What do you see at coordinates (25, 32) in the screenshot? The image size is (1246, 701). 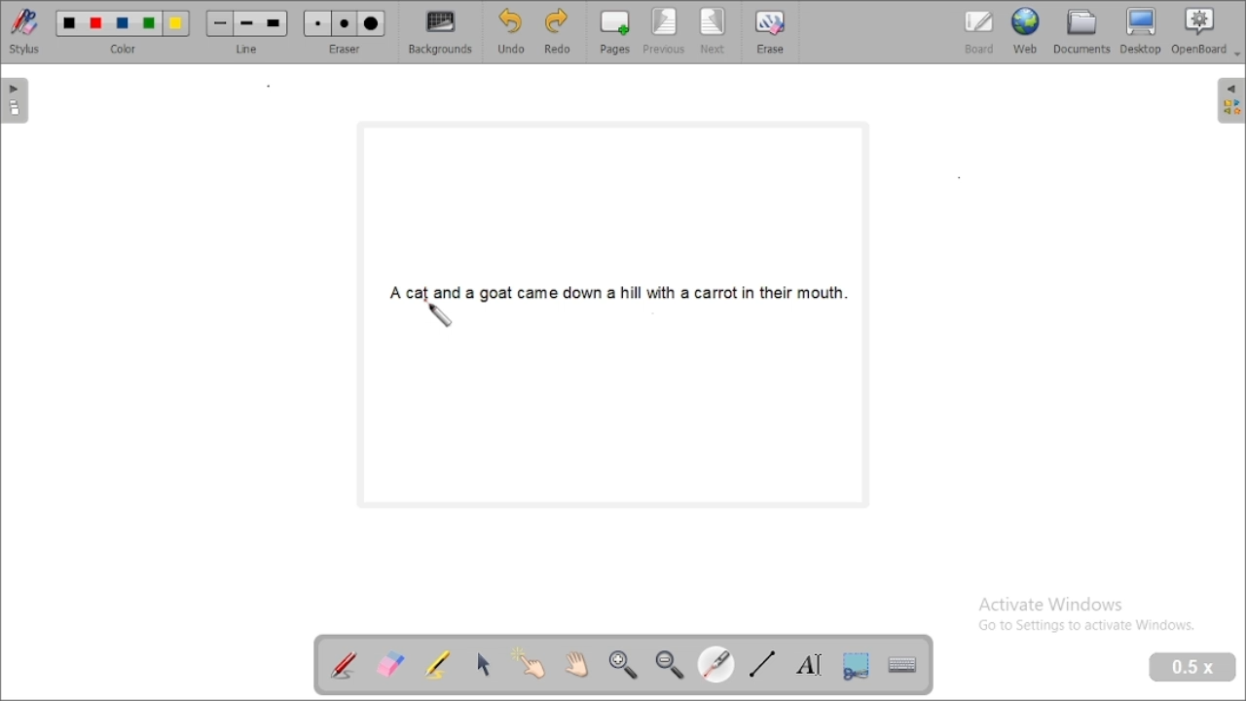 I see `stylus` at bounding box center [25, 32].